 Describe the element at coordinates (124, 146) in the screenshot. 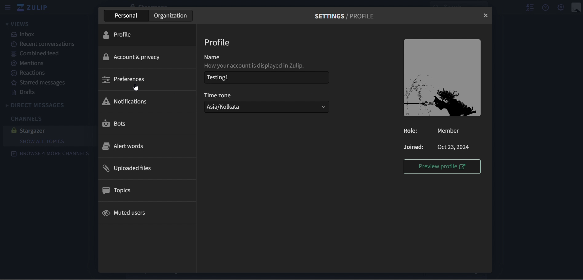

I see `alert words` at that location.